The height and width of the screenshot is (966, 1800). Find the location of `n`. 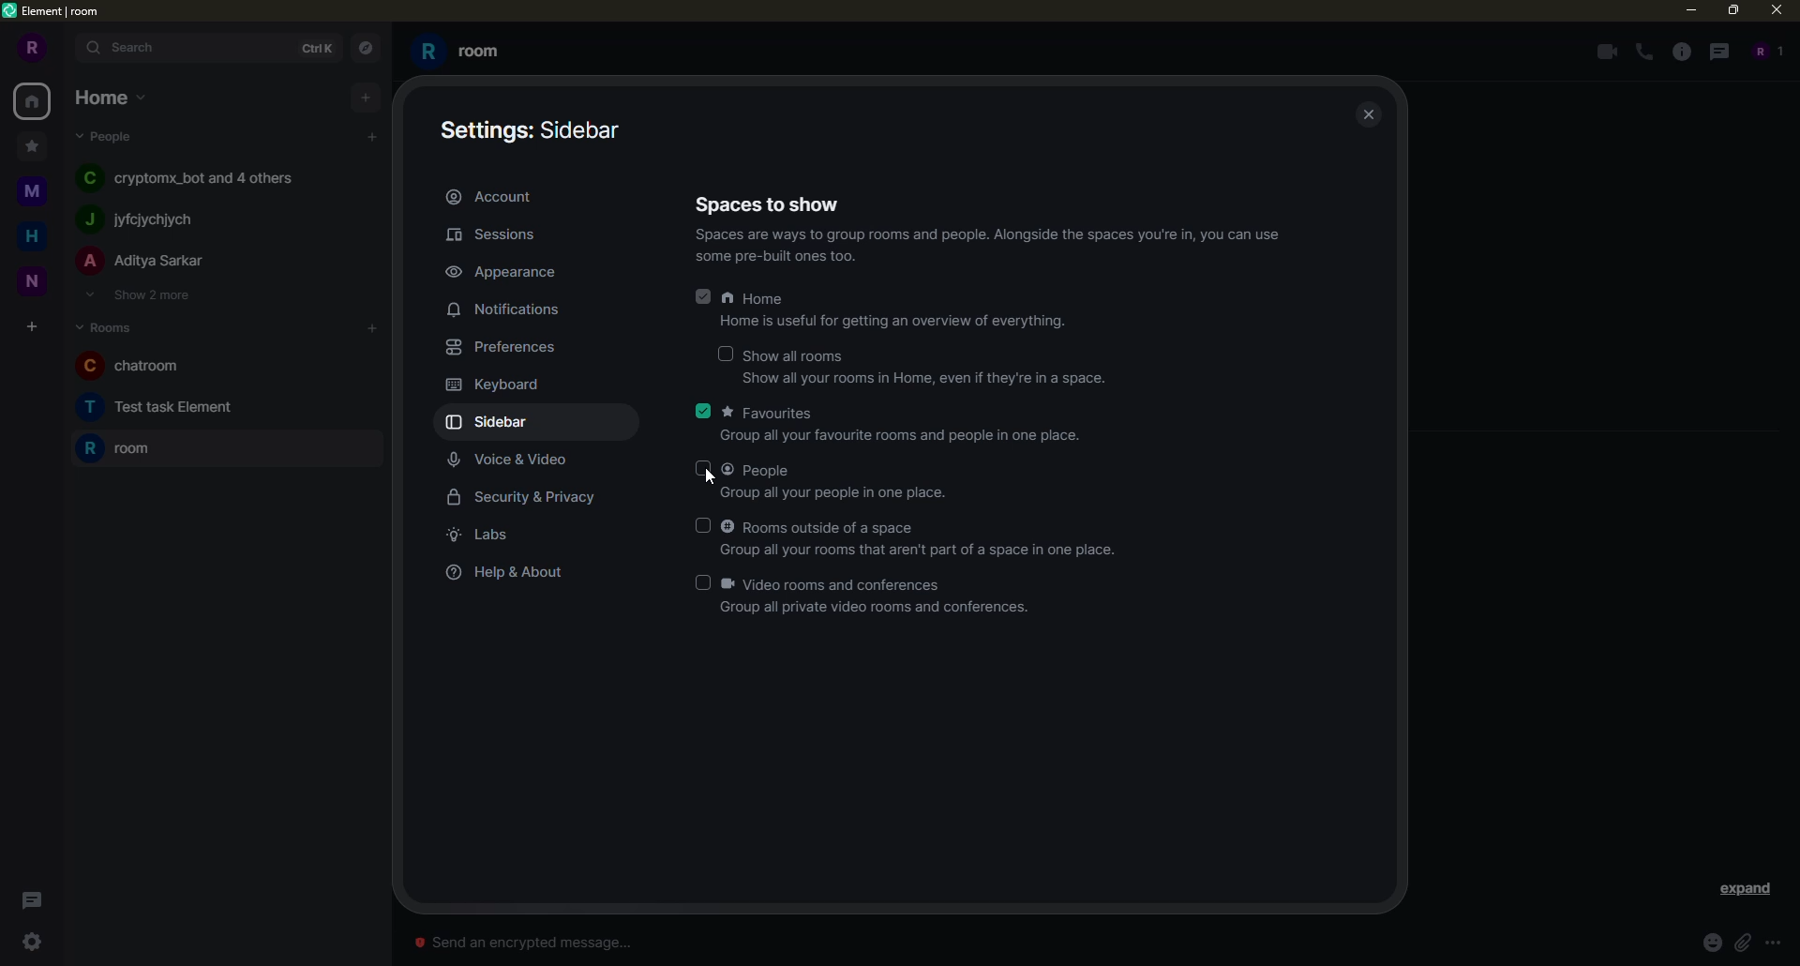

n is located at coordinates (31, 236).